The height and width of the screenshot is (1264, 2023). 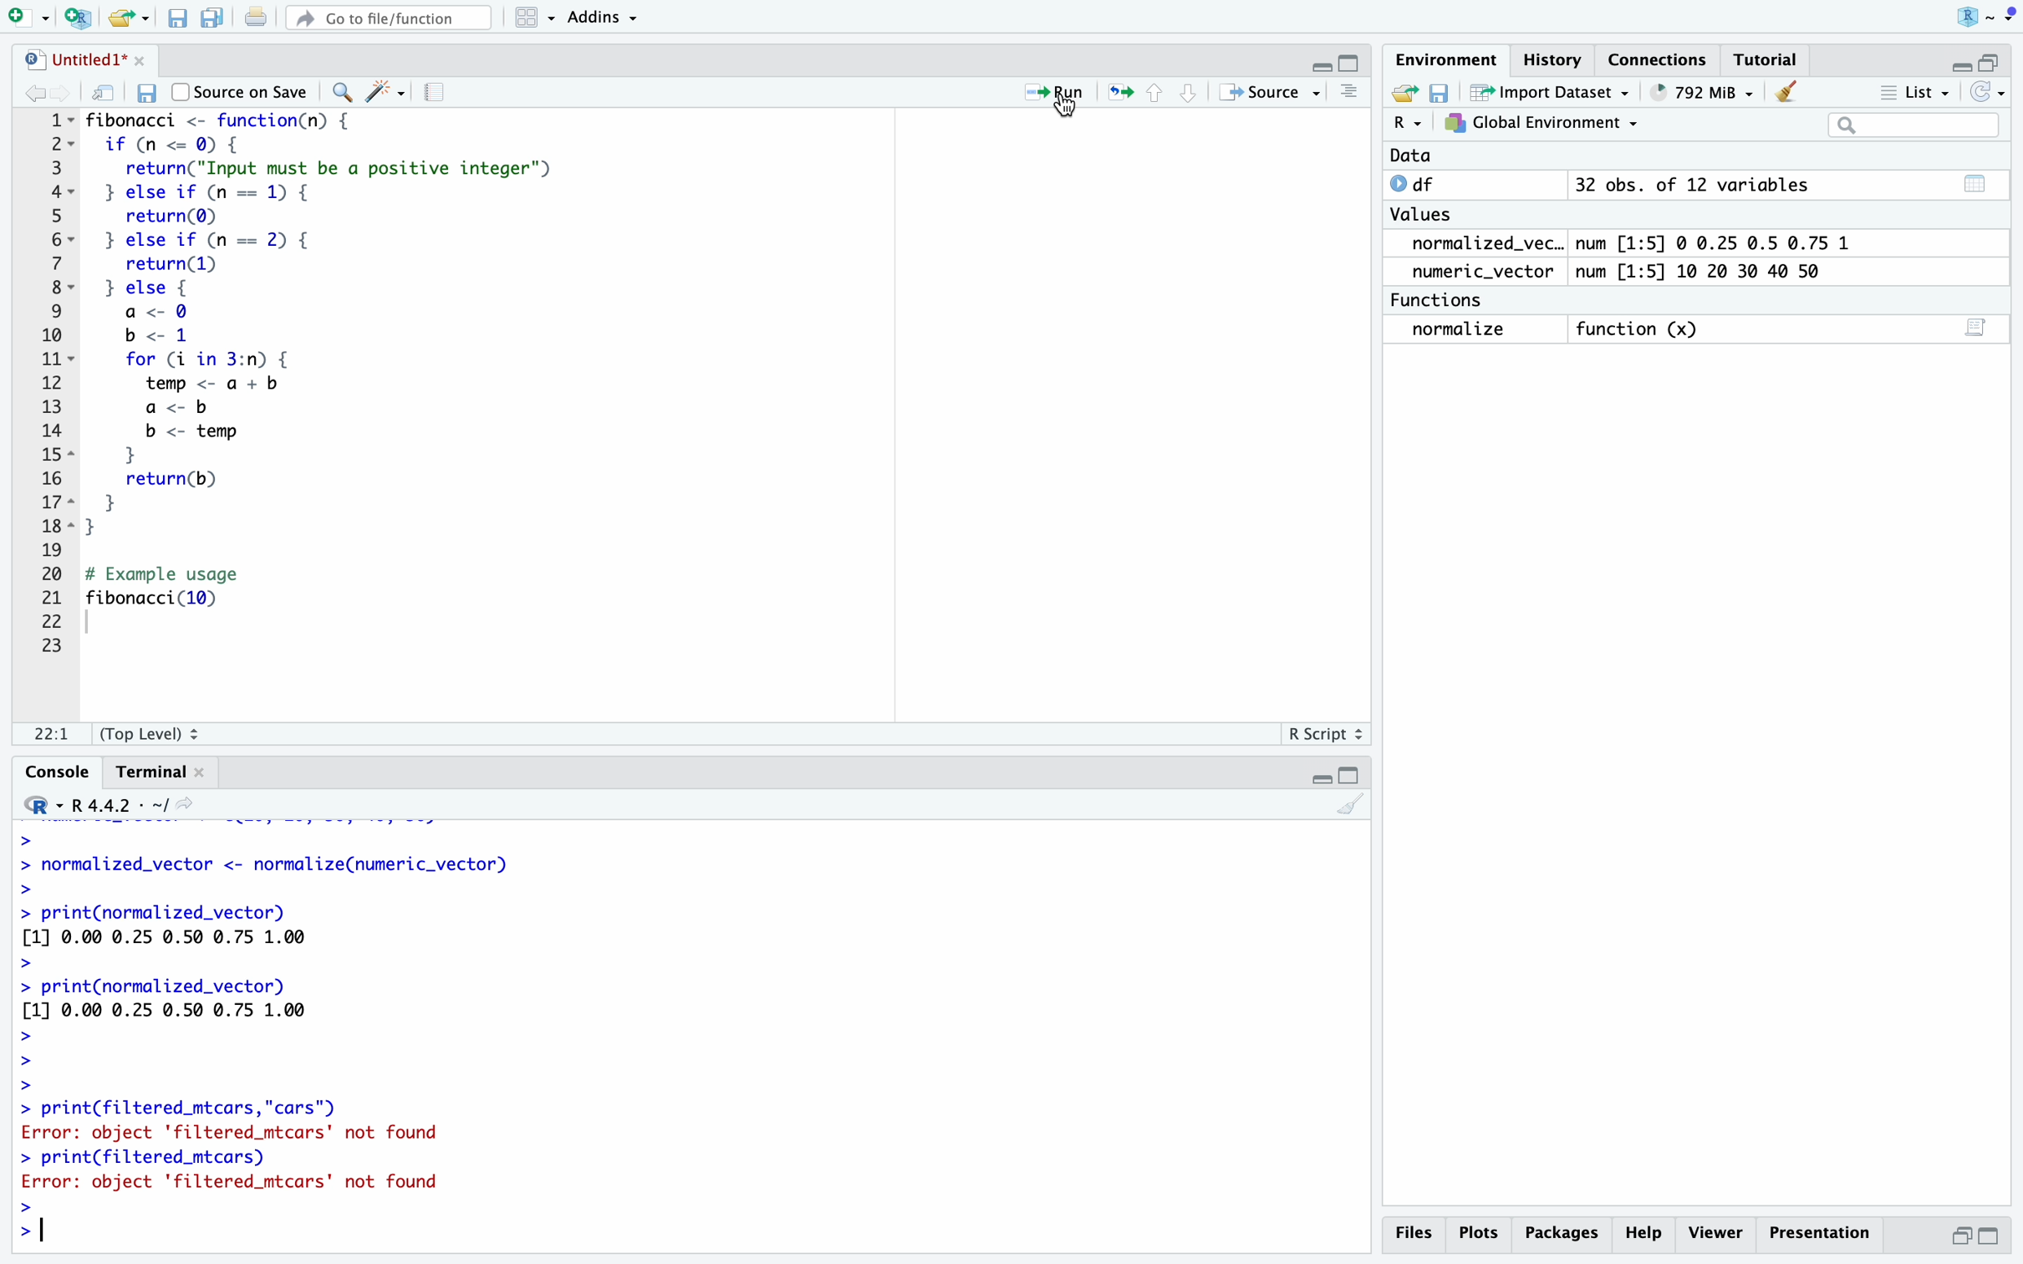 I want to click on tutorial, so click(x=1773, y=56).